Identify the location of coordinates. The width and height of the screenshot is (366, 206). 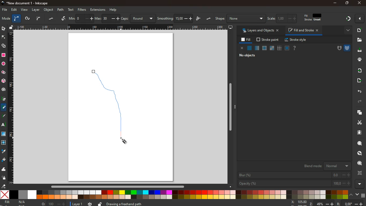
(326, 203).